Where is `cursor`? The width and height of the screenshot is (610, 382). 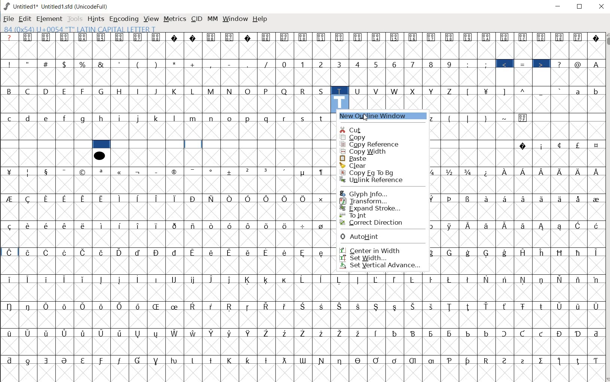
cursor is located at coordinates (366, 118).